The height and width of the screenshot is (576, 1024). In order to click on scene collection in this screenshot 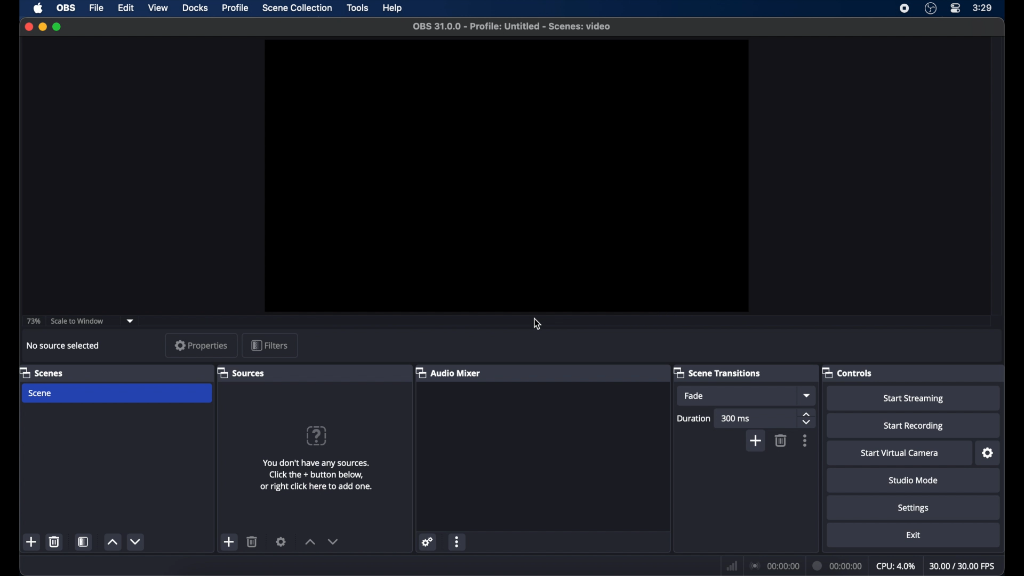, I will do `click(298, 8)`.